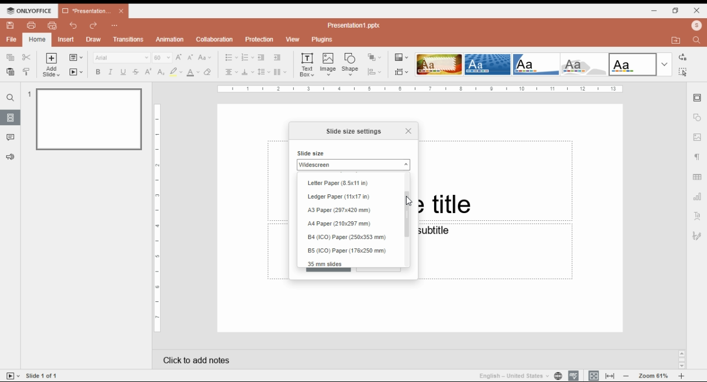 The image size is (707, 382). I want to click on Page Scale, so click(420, 89).